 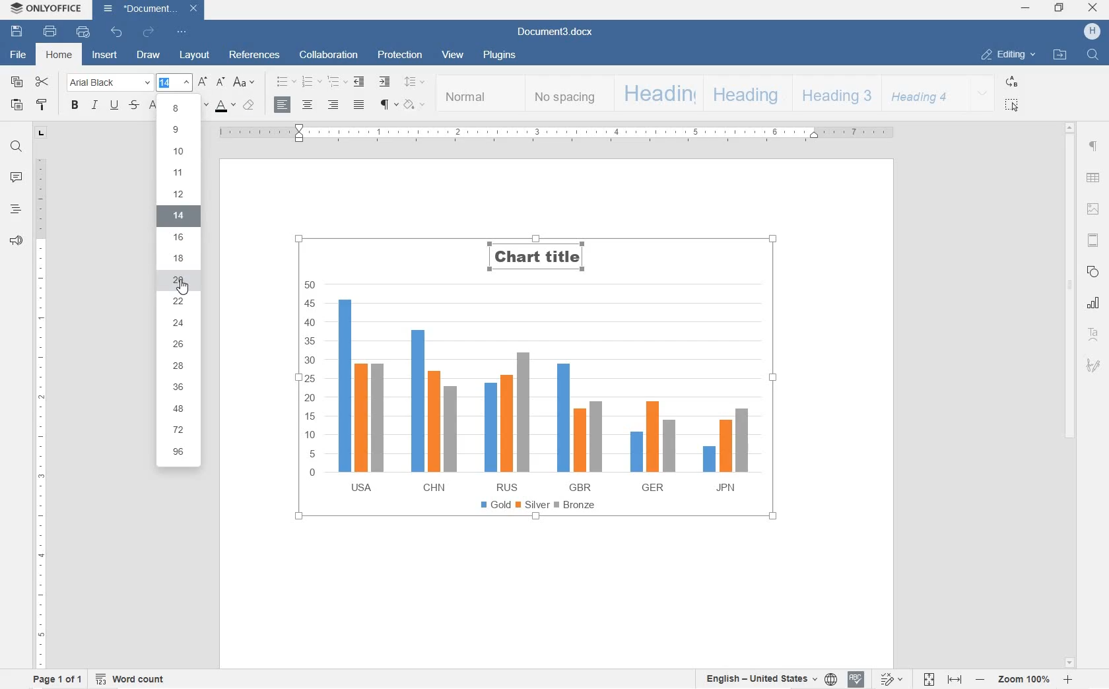 I want to click on FILE, so click(x=19, y=55).